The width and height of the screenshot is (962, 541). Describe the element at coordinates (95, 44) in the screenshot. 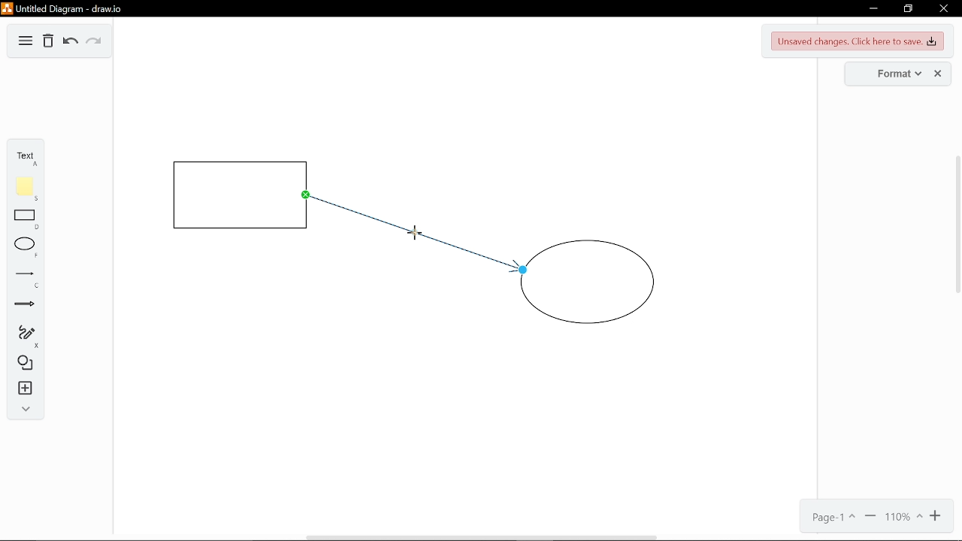

I see `Redo` at that location.